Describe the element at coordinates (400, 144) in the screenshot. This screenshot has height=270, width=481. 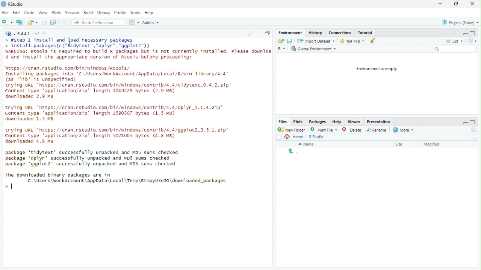
I see `Size` at that location.